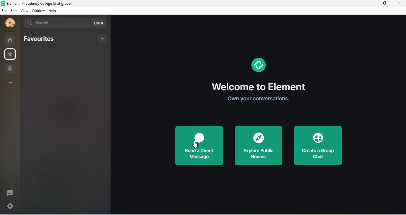 The height and width of the screenshot is (215, 406). Describe the element at coordinates (10, 23) in the screenshot. I see `profile photo` at that location.